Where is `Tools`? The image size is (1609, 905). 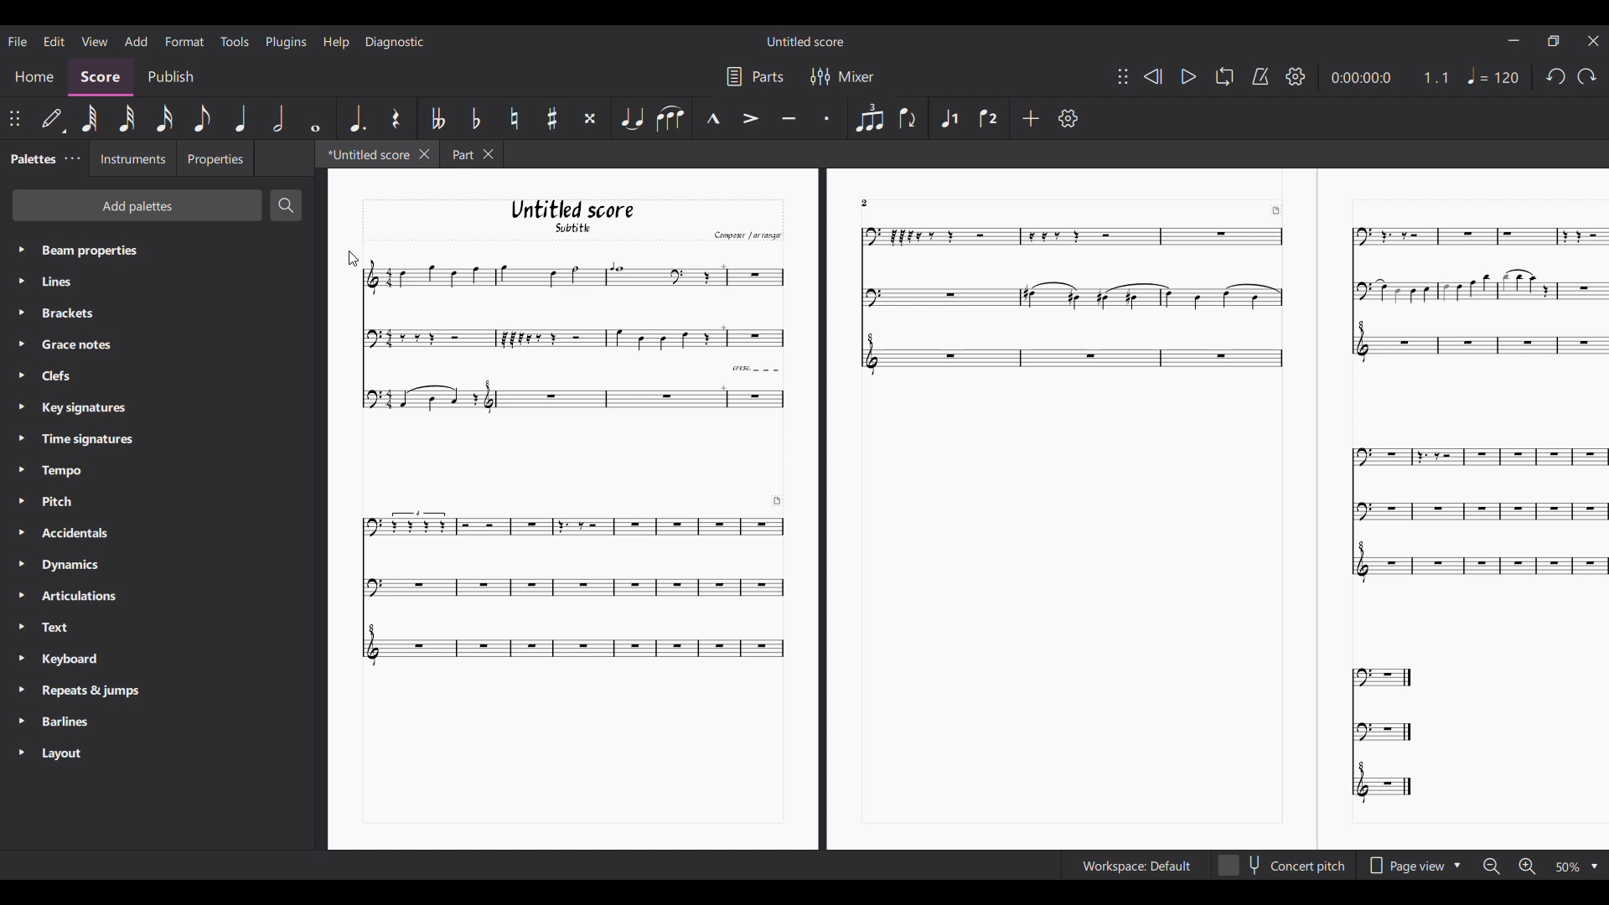
Tools is located at coordinates (235, 41).